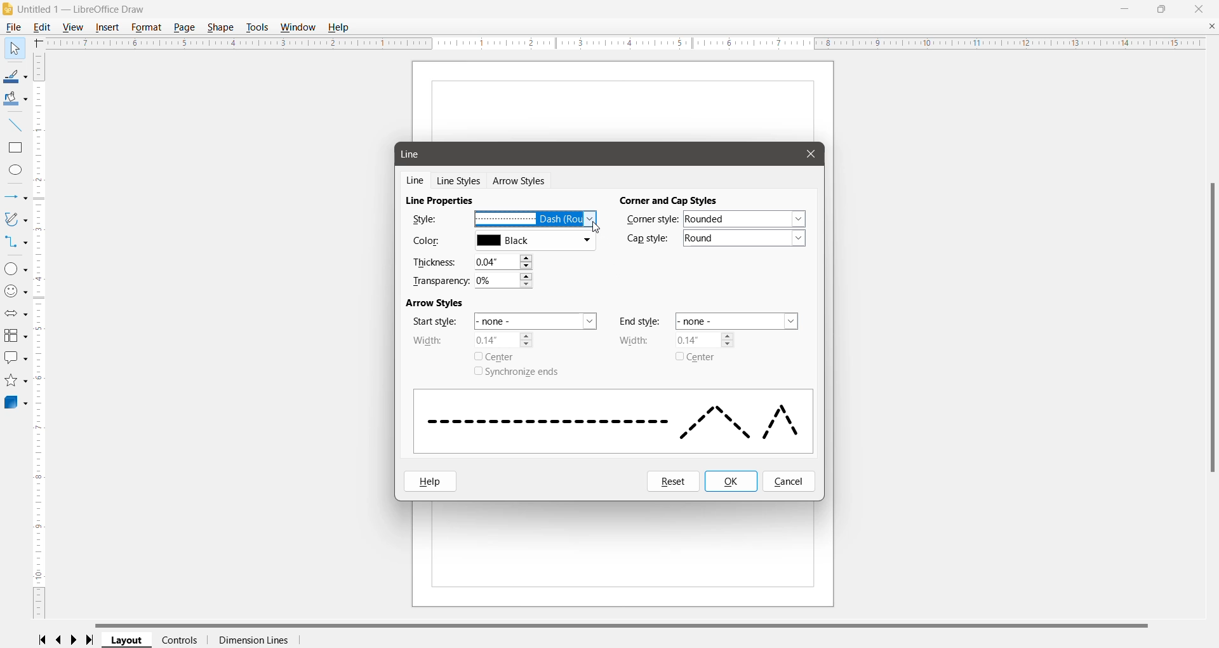 This screenshot has height=648, width=1219. What do you see at coordinates (16, 48) in the screenshot?
I see `Select Tool` at bounding box center [16, 48].